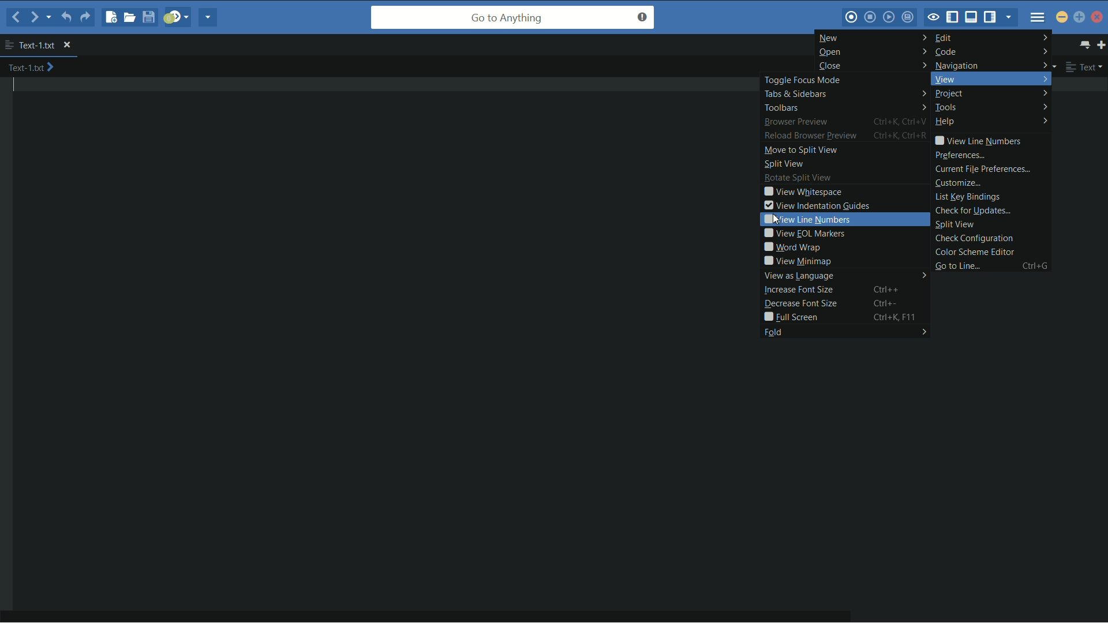 This screenshot has width=1108, height=623. What do you see at coordinates (974, 238) in the screenshot?
I see `check configuration` at bounding box center [974, 238].